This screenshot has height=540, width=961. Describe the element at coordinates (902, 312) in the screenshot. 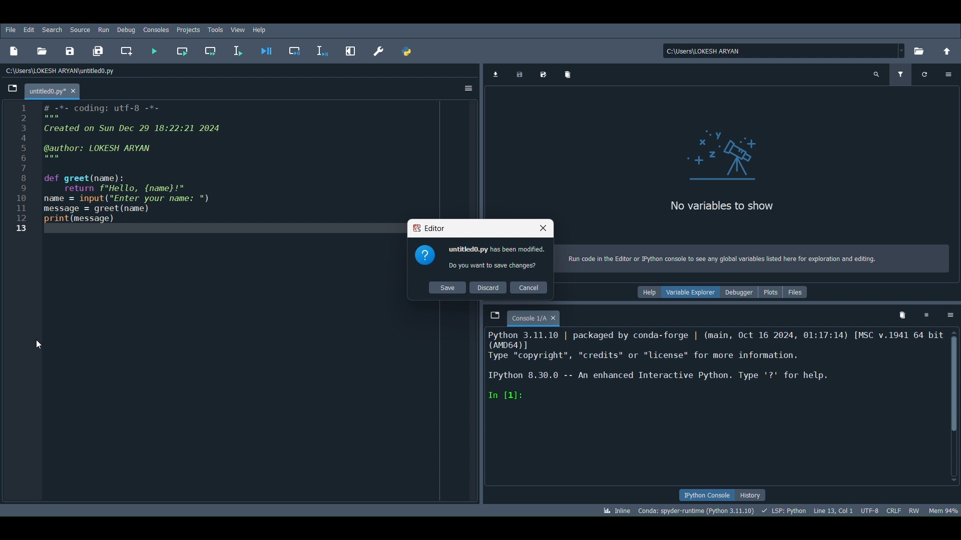

I see `Remove all variables from namespace` at that location.